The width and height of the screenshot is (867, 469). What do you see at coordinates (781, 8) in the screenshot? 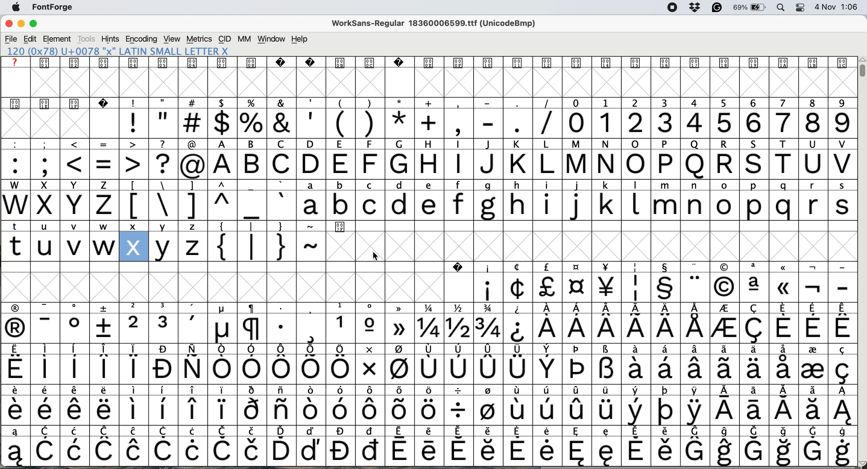
I see `spotlight search` at bounding box center [781, 8].